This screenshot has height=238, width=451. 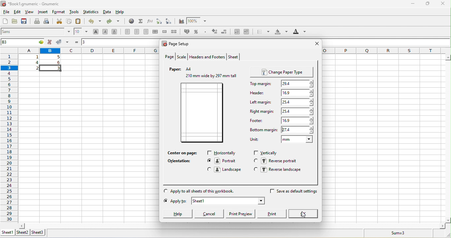 I want to click on merge a range of cells, so click(x=166, y=32).